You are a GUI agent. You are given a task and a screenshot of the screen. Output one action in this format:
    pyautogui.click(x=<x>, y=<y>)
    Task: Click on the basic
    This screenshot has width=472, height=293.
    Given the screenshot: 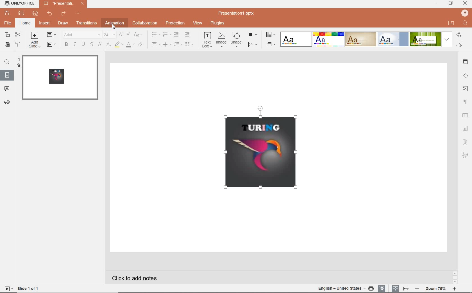 What is the action you would take?
    pyautogui.click(x=328, y=39)
    